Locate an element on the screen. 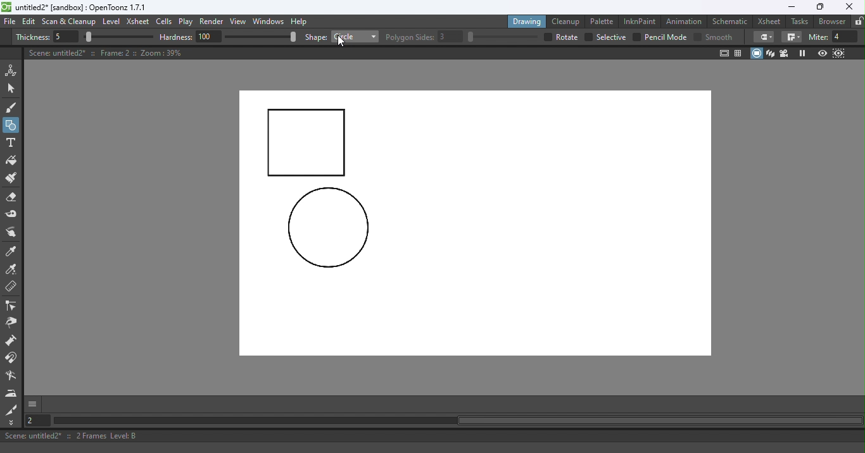  Finger tool is located at coordinates (11, 233).